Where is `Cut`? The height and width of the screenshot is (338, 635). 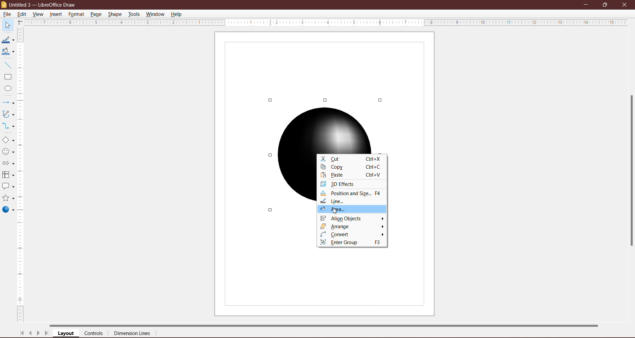 Cut is located at coordinates (352, 159).